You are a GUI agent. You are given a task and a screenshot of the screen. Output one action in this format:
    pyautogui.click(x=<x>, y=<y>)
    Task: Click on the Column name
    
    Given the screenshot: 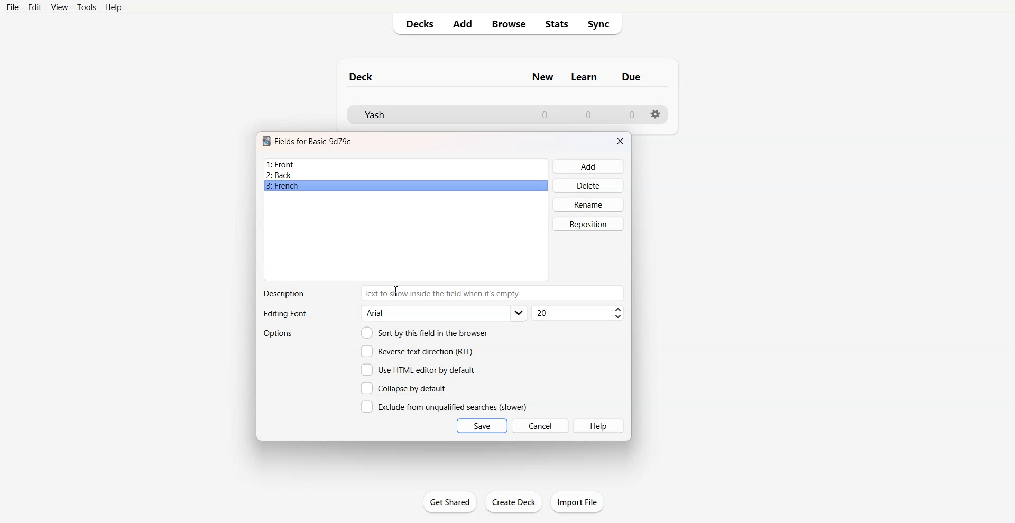 What is the action you would take?
    pyautogui.click(x=542, y=77)
    